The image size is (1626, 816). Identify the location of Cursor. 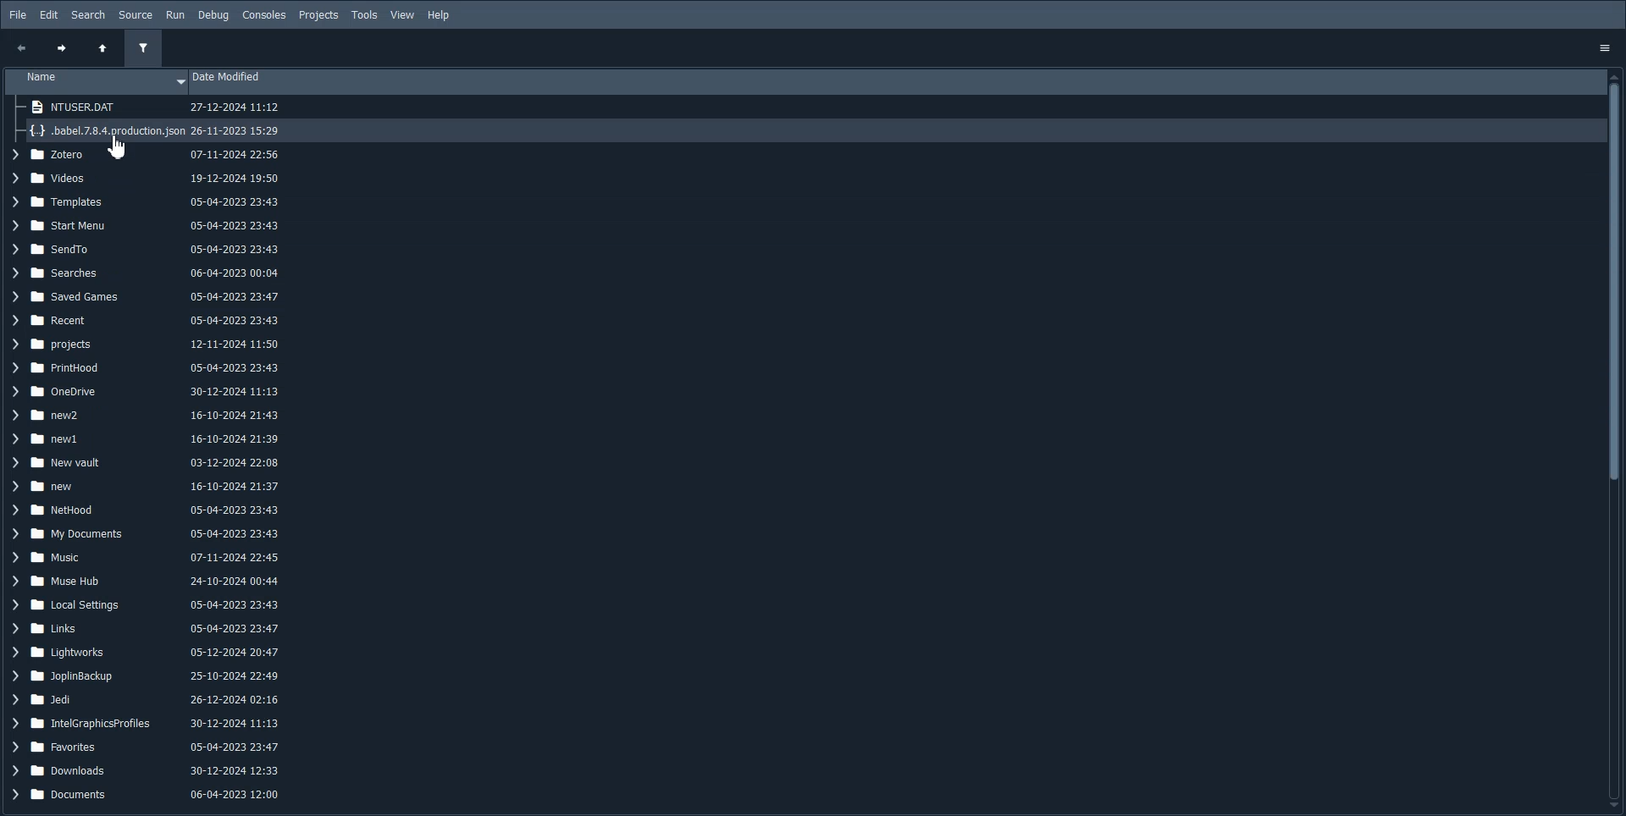
(115, 148).